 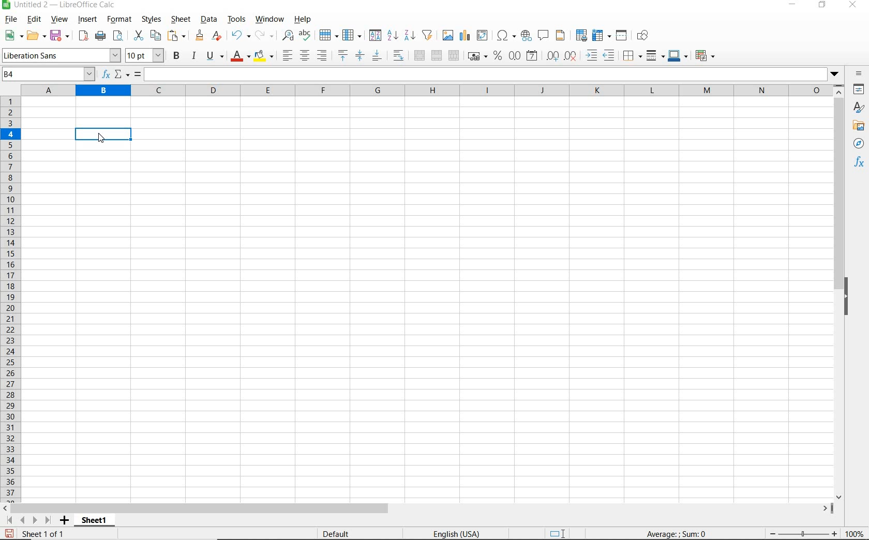 I want to click on print, so click(x=101, y=36).